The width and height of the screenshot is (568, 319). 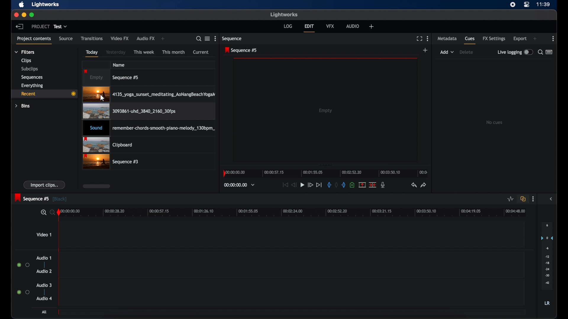 What do you see at coordinates (232, 39) in the screenshot?
I see `sequence` at bounding box center [232, 39].